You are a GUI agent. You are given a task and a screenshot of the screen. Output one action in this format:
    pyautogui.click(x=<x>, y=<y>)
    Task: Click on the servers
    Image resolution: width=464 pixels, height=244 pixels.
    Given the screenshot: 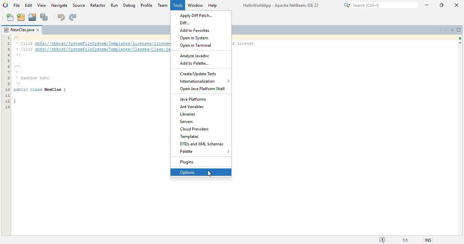 What is the action you would take?
    pyautogui.click(x=186, y=122)
    